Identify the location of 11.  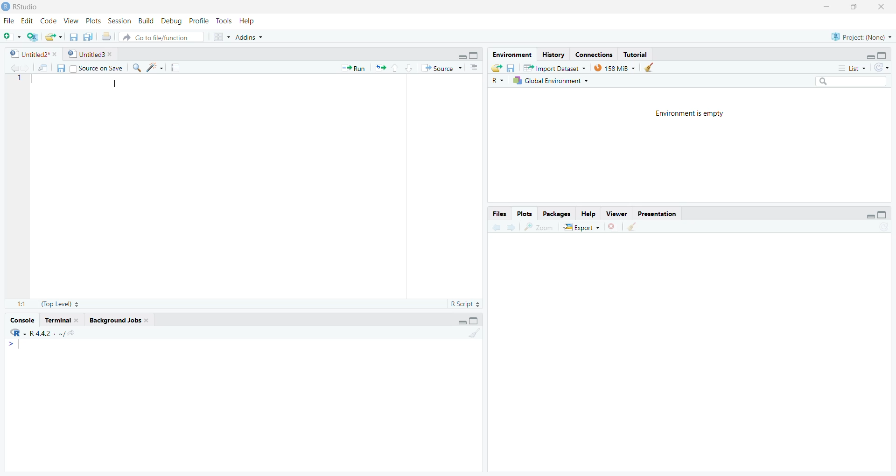
(18, 302).